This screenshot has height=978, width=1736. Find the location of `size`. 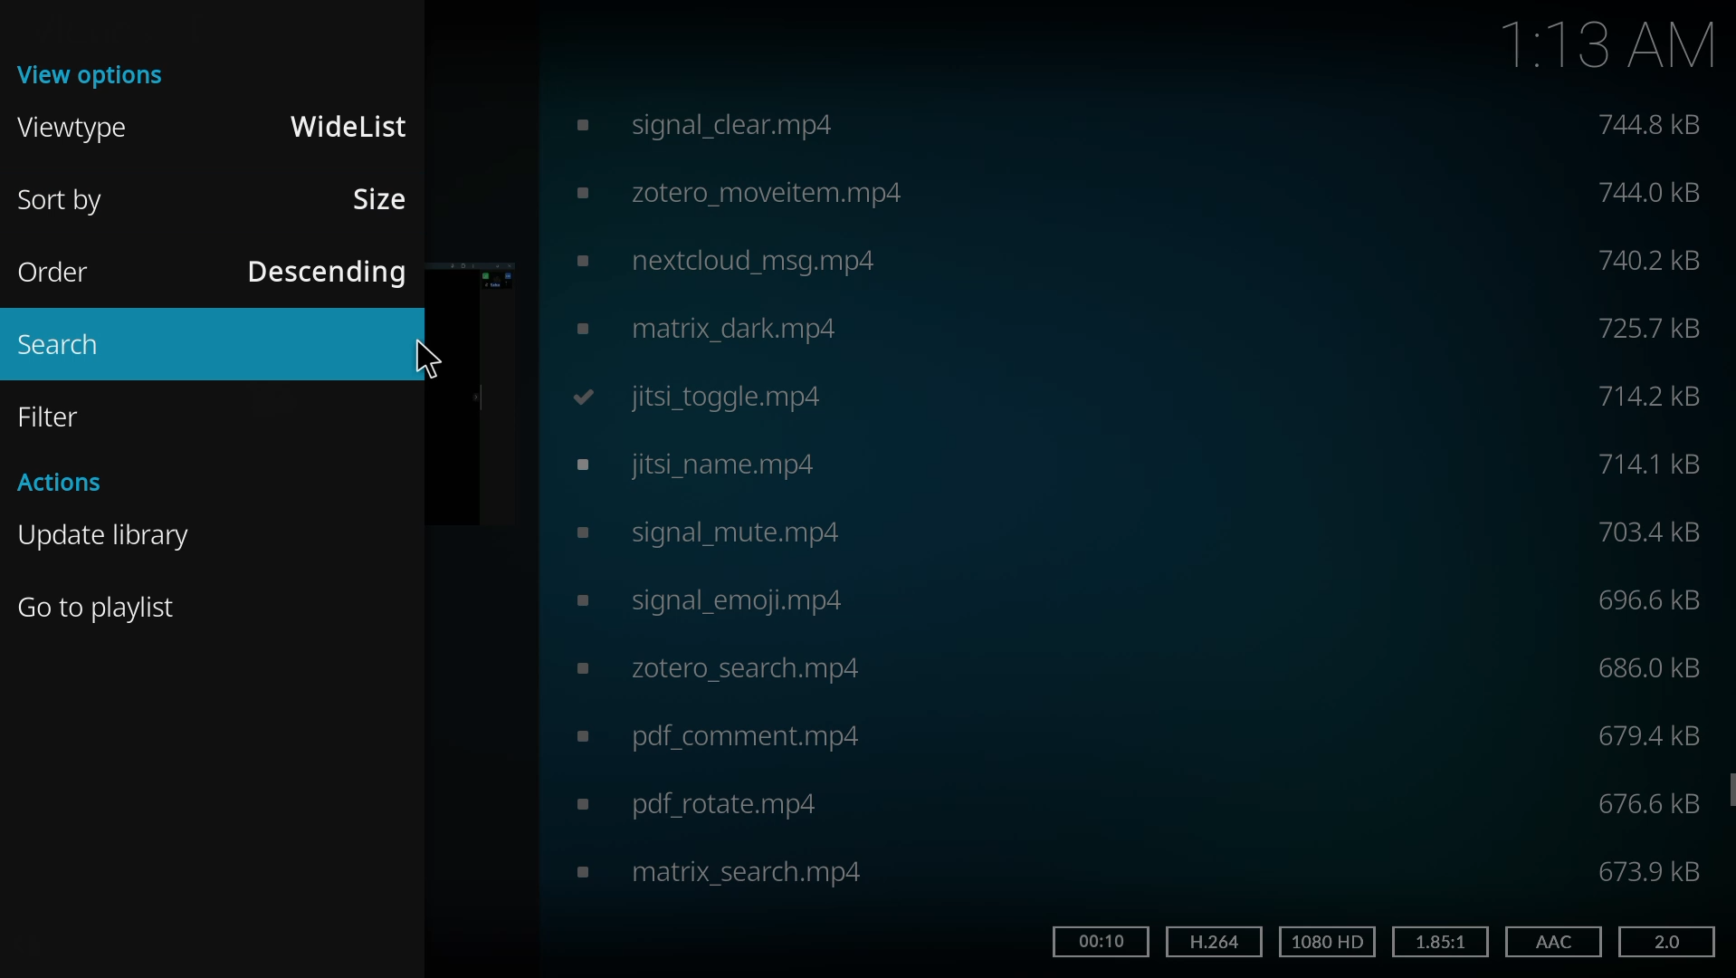

size is located at coordinates (1646, 468).